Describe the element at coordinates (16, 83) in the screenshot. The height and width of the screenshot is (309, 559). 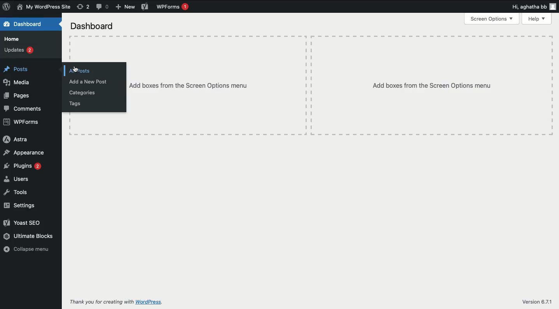
I see `Media` at that location.